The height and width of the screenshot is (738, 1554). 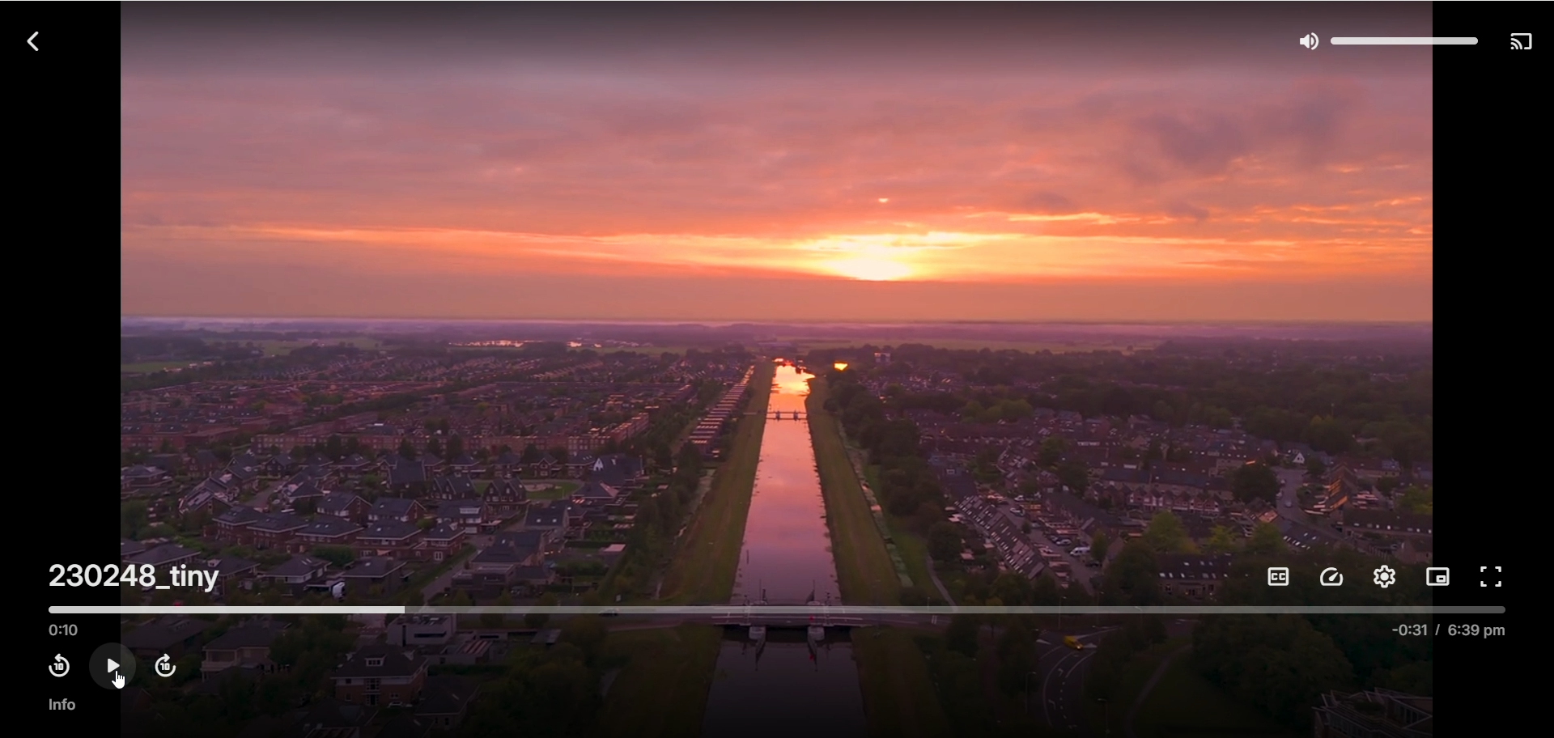 I want to click on subtitle, so click(x=1275, y=578).